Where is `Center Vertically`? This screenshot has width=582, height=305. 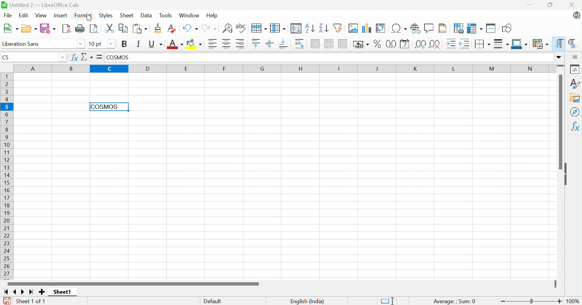
Center Vertically is located at coordinates (271, 45).